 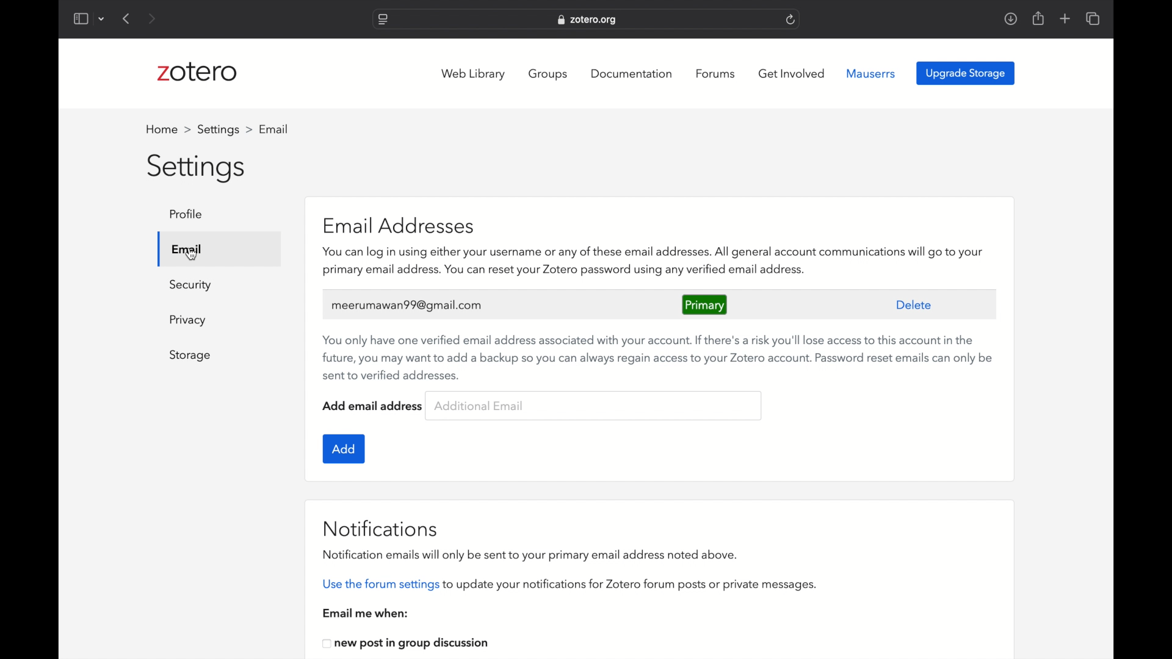 What do you see at coordinates (549, 74) in the screenshot?
I see `group` at bounding box center [549, 74].